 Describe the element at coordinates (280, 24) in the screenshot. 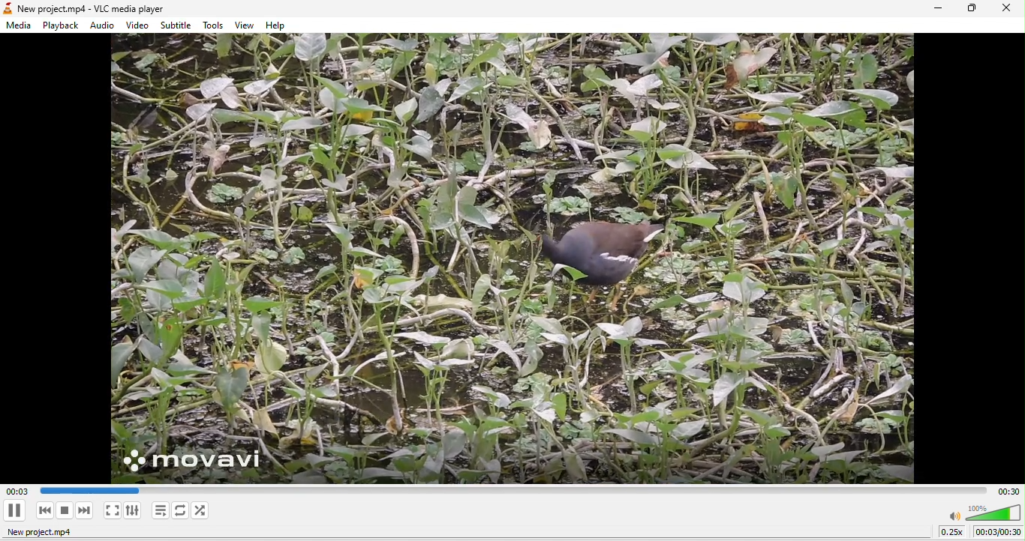

I see `help` at that location.